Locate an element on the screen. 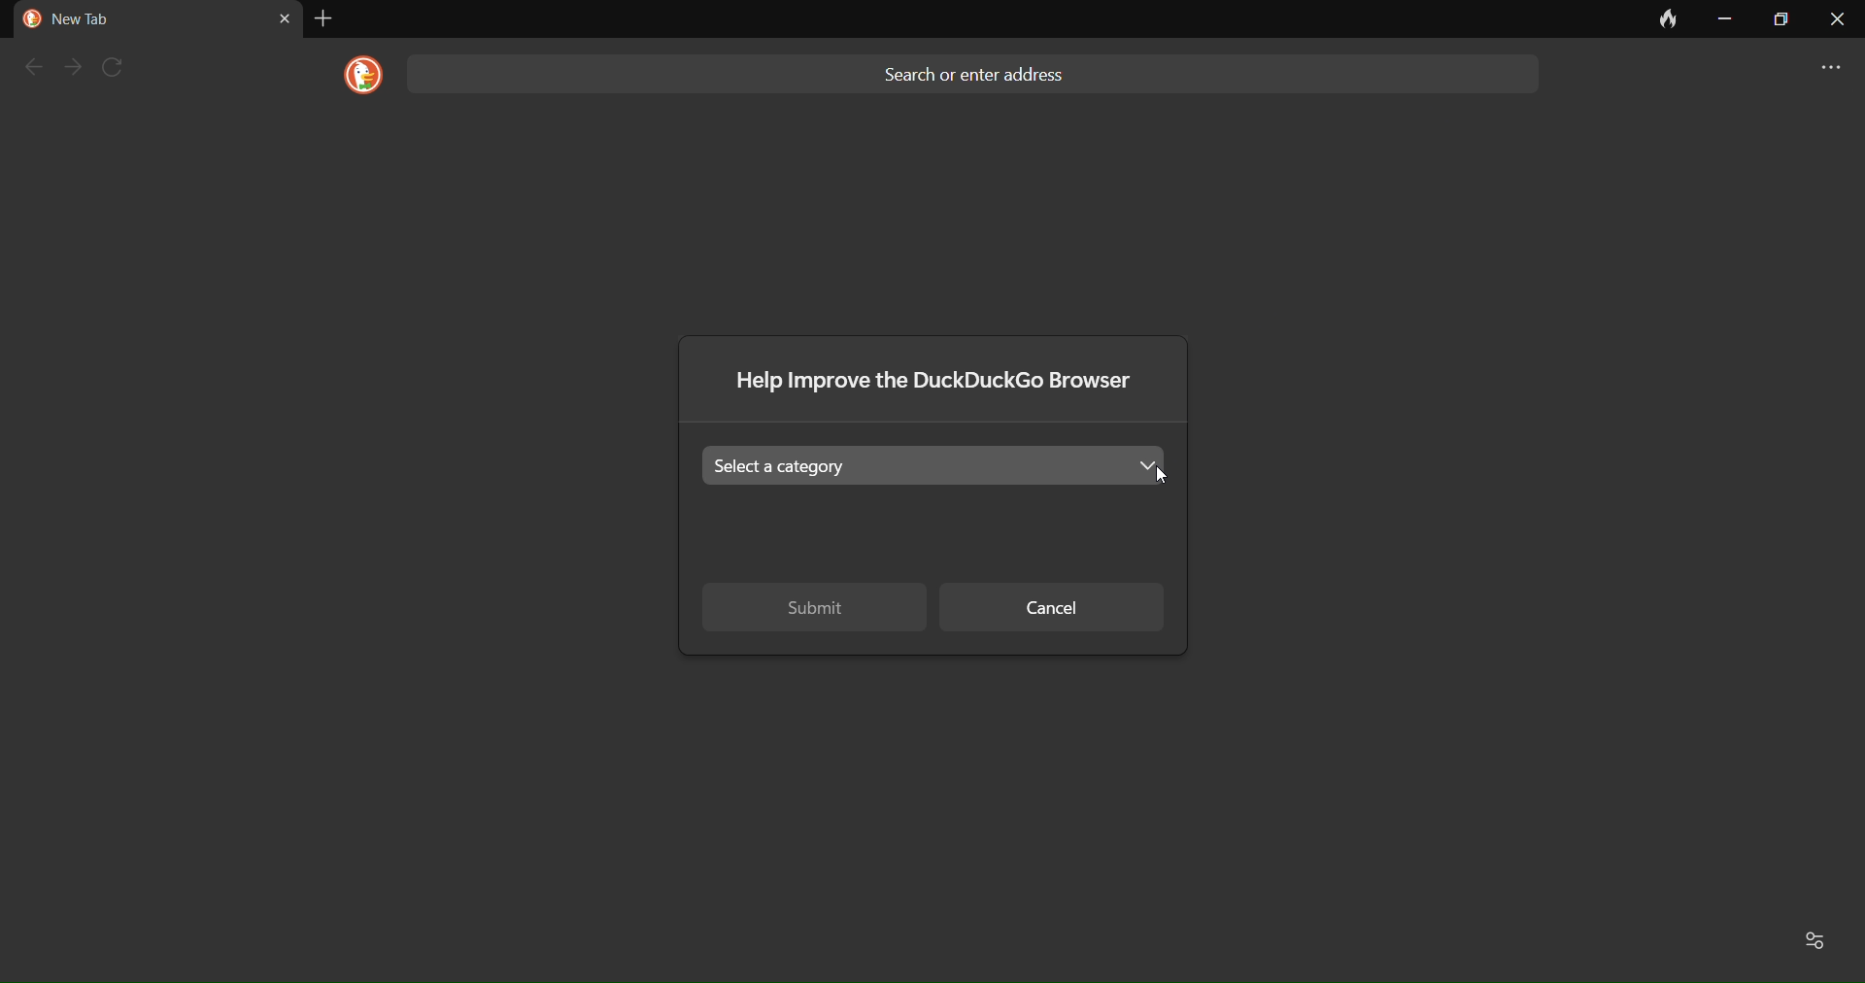 The width and height of the screenshot is (1865, 983). add tab is located at coordinates (322, 18).